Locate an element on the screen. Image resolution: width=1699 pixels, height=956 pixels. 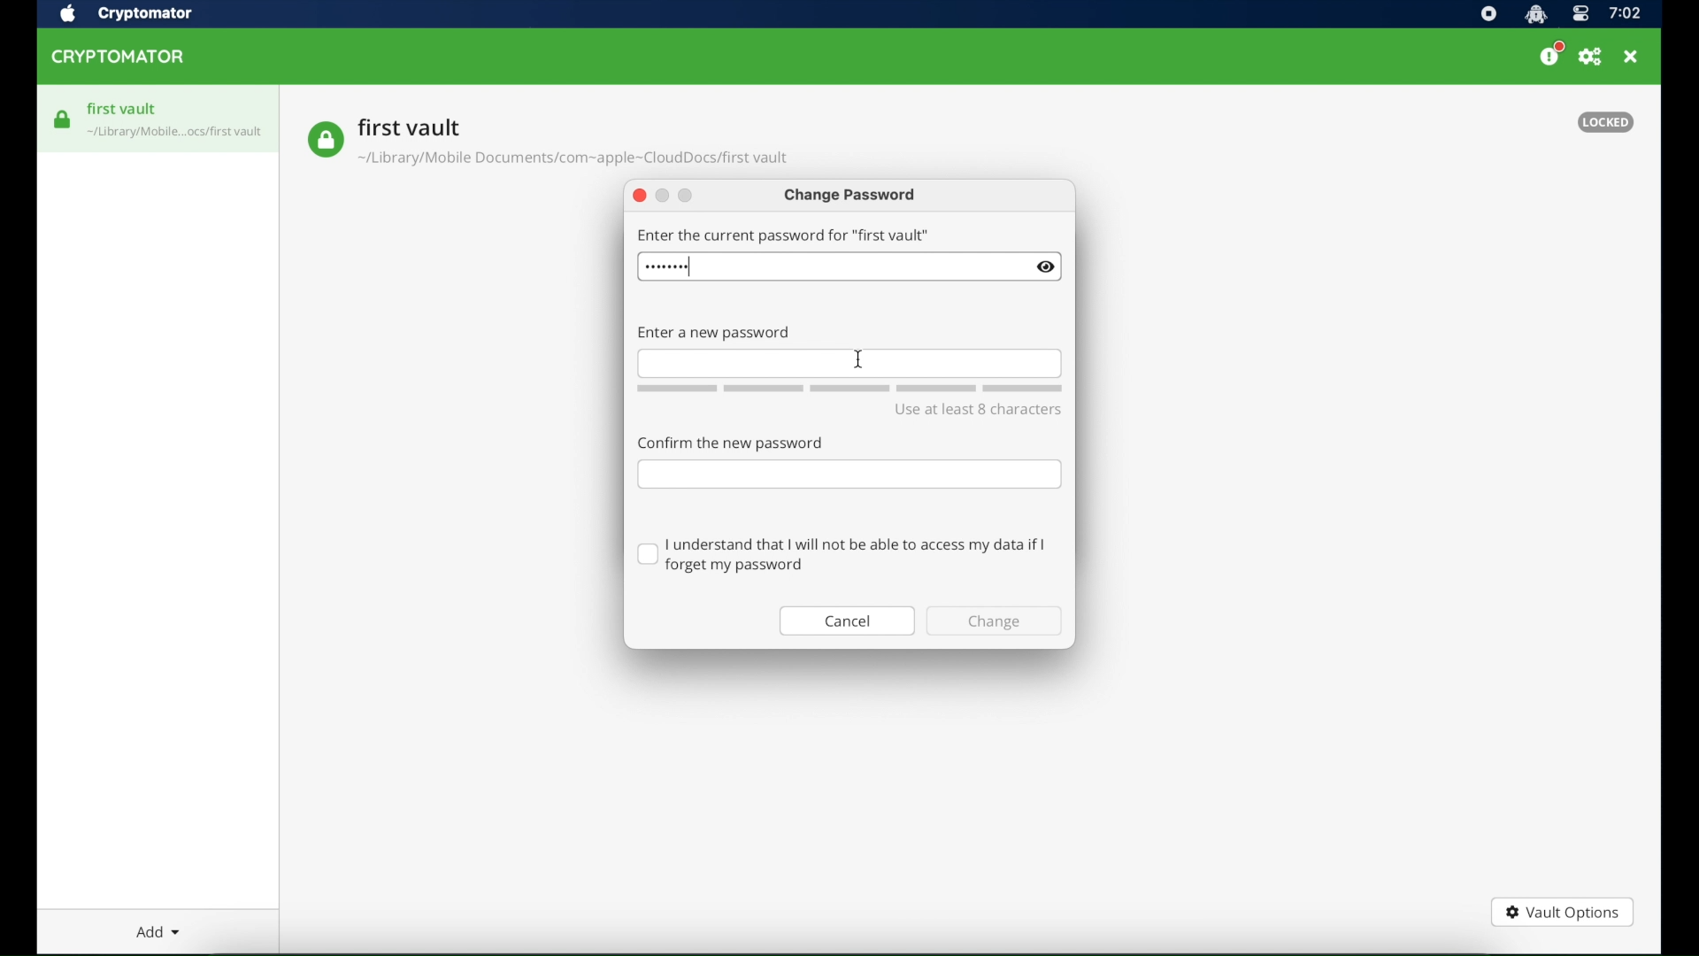
please consider donating is located at coordinates (1551, 54).